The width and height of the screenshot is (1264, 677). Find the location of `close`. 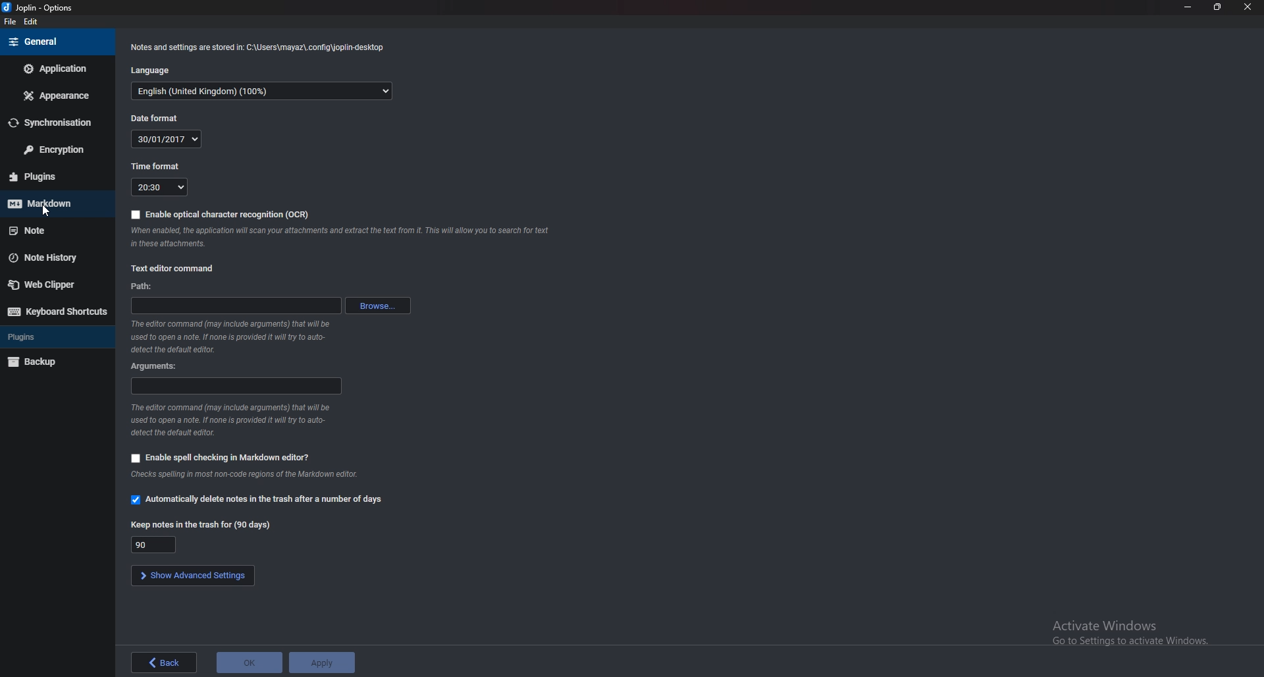

close is located at coordinates (1248, 7).